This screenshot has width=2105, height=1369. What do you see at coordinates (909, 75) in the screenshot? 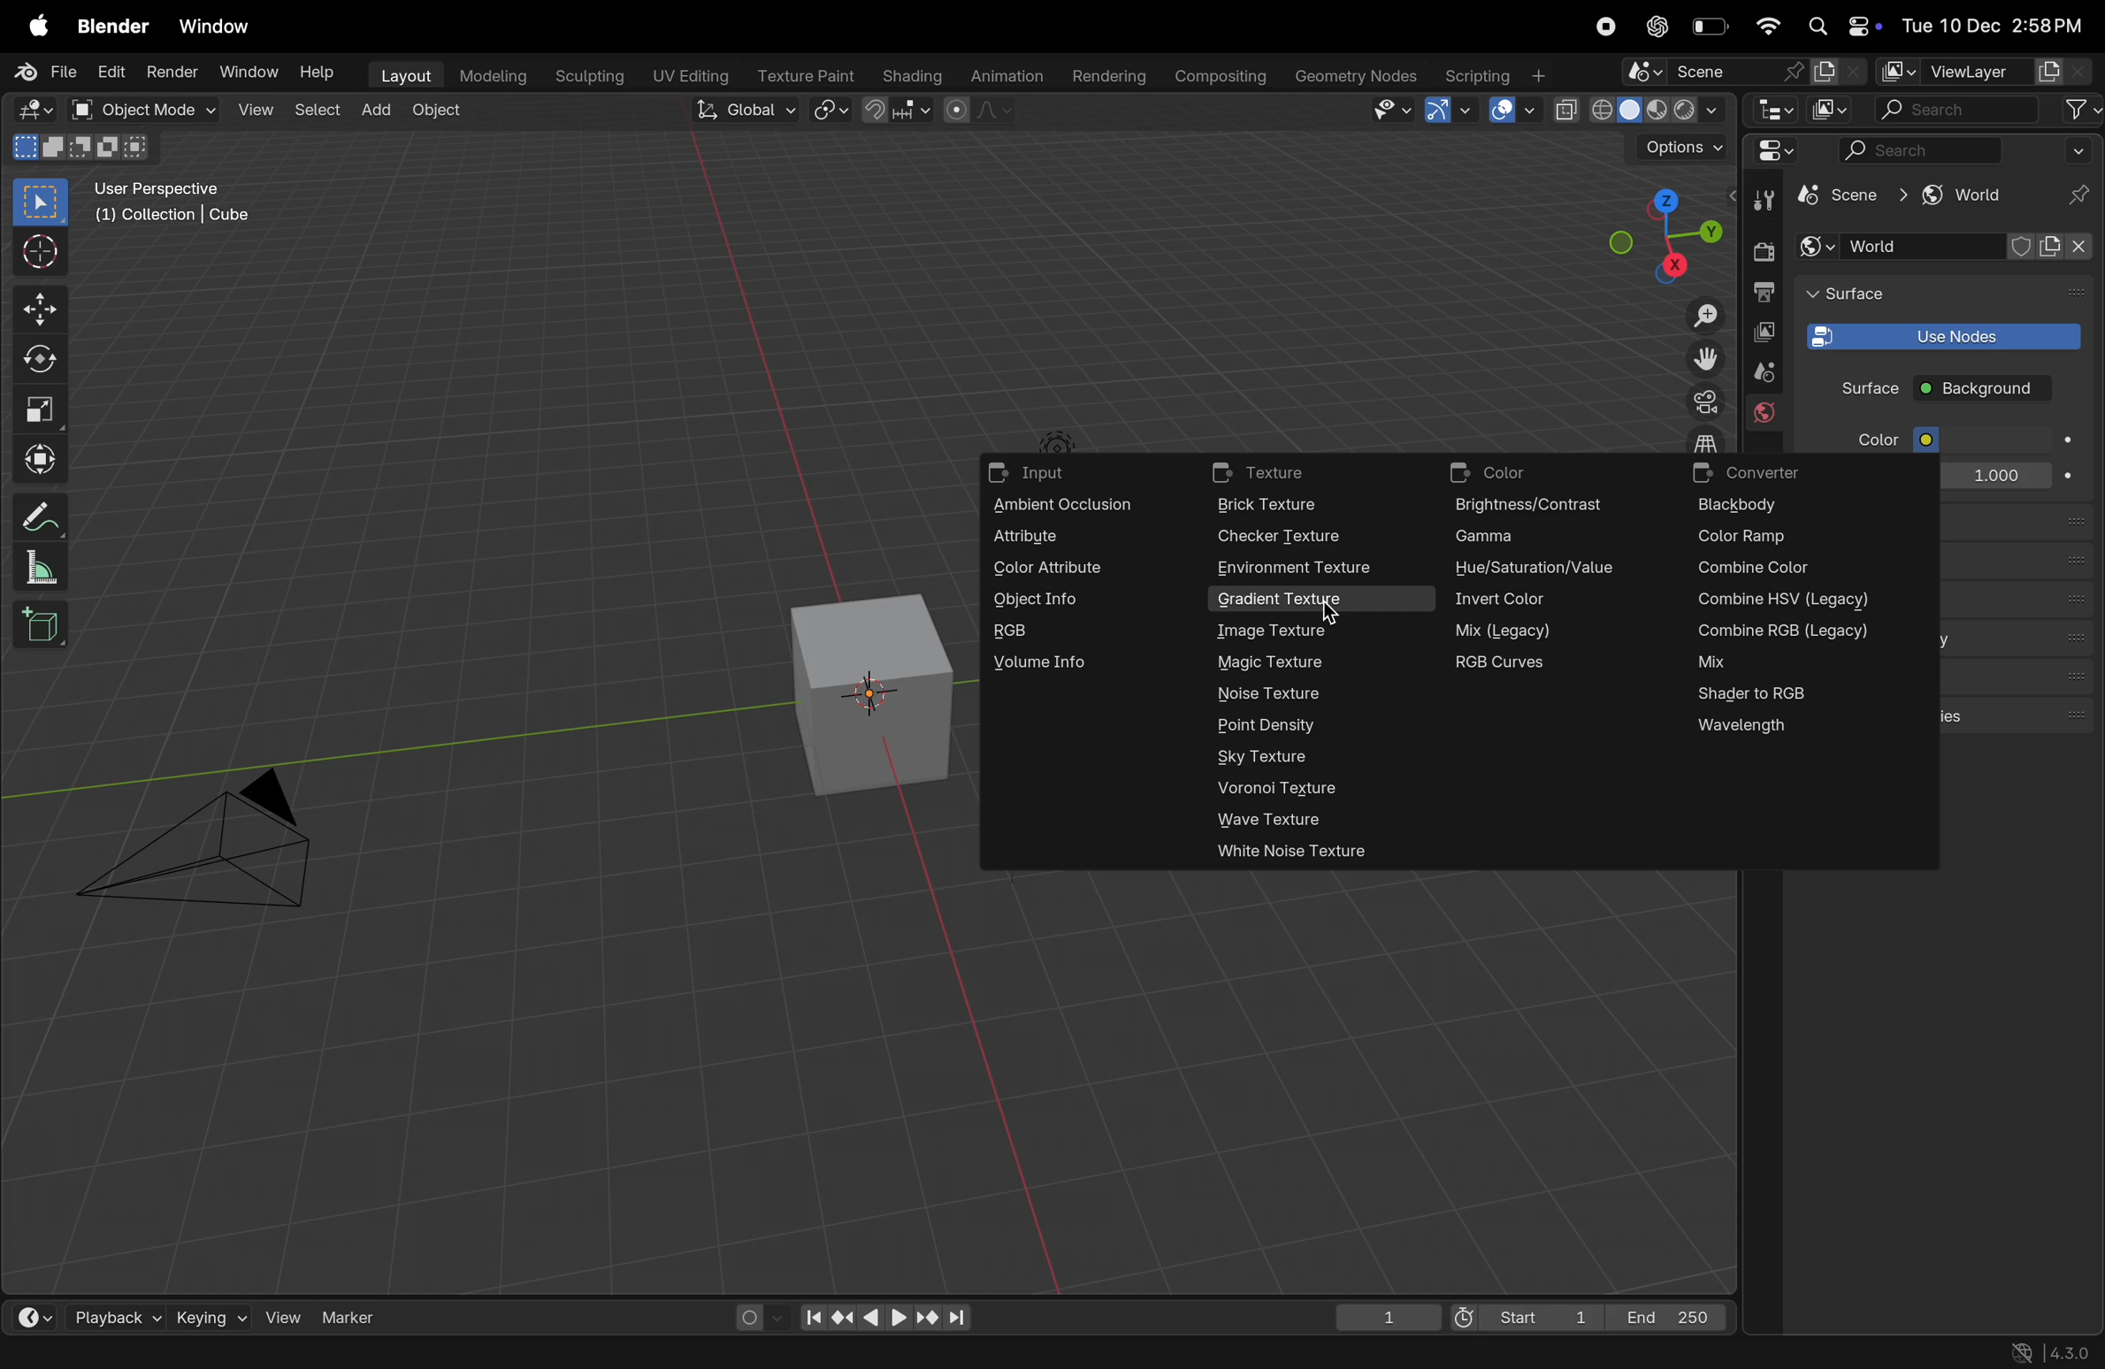
I see `Shading` at bounding box center [909, 75].